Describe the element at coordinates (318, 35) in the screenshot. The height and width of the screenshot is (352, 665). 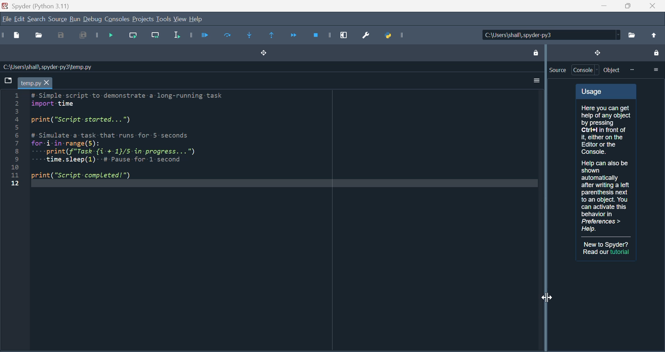
I see `Stop debugging` at that location.